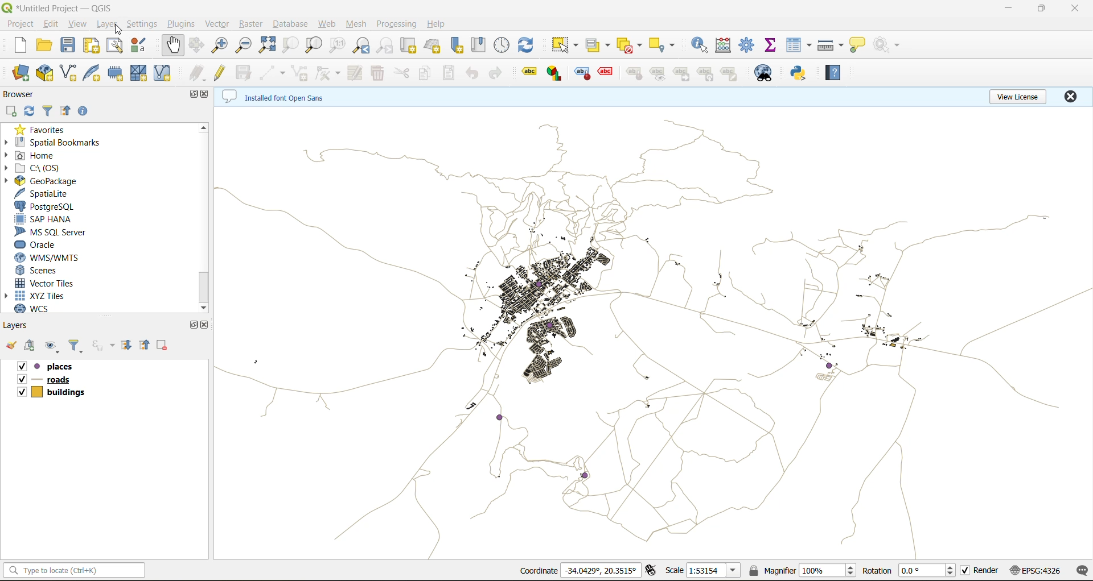 This screenshot has width=1093, height=581. I want to click on browser, so click(23, 93).